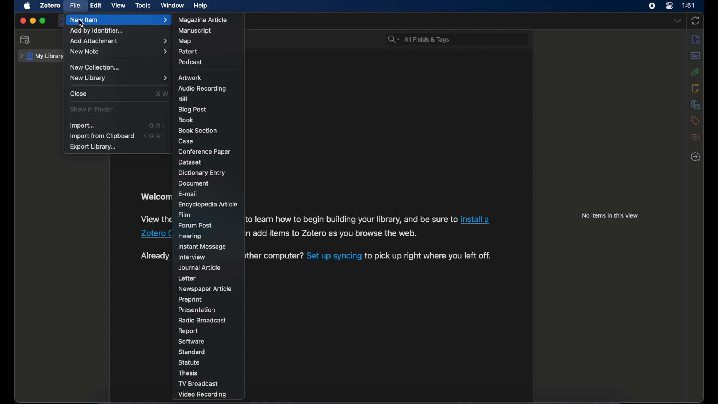  What do you see at coordinates (154, 198) in the screenshot?
I see `Welcom` at bounding box center [154, 198].